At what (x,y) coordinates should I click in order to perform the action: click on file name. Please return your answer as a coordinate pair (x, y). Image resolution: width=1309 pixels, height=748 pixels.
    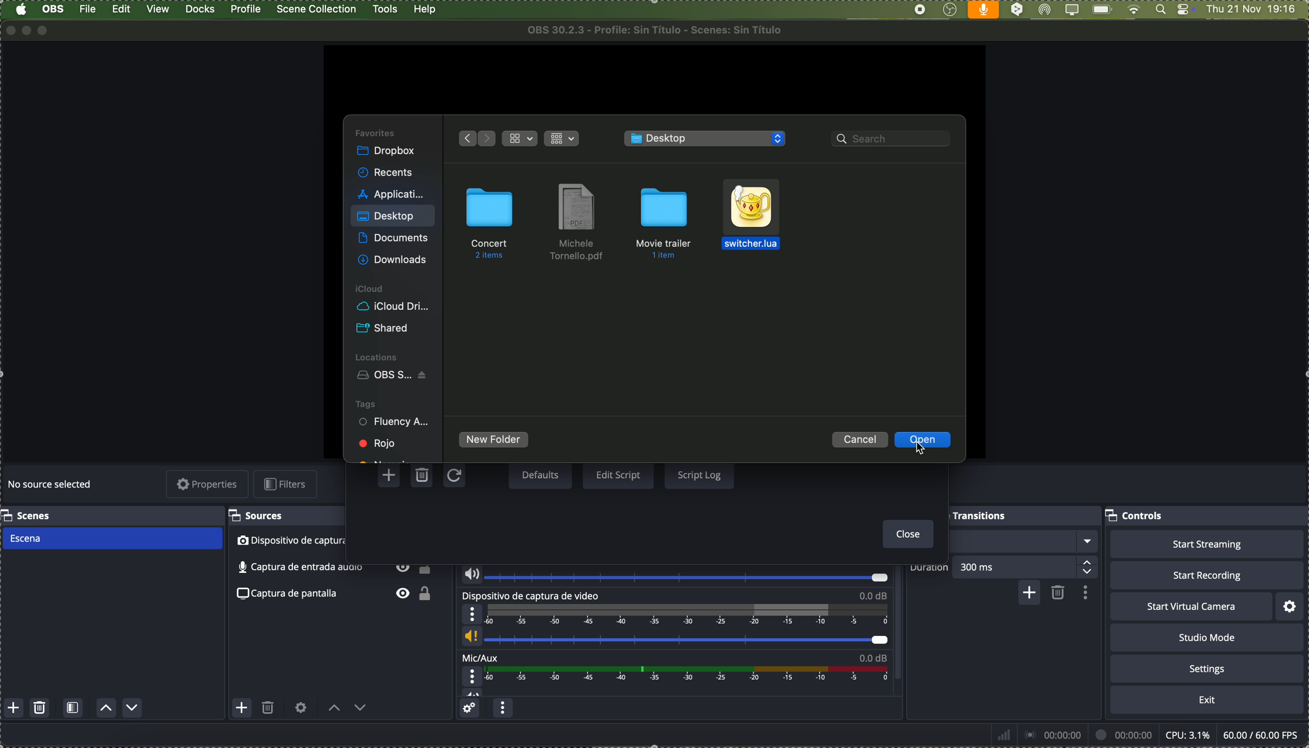
    Looking at the image, I should click on (659, 30).